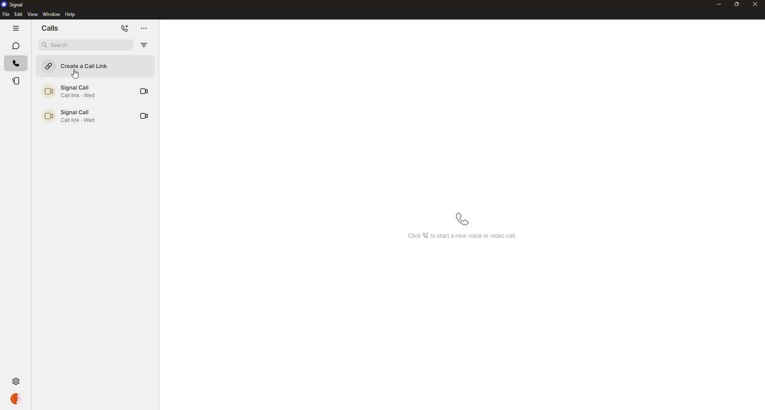  Describe the element at coordinates (74, 92) in the screenshot. I see `call link` at that location.